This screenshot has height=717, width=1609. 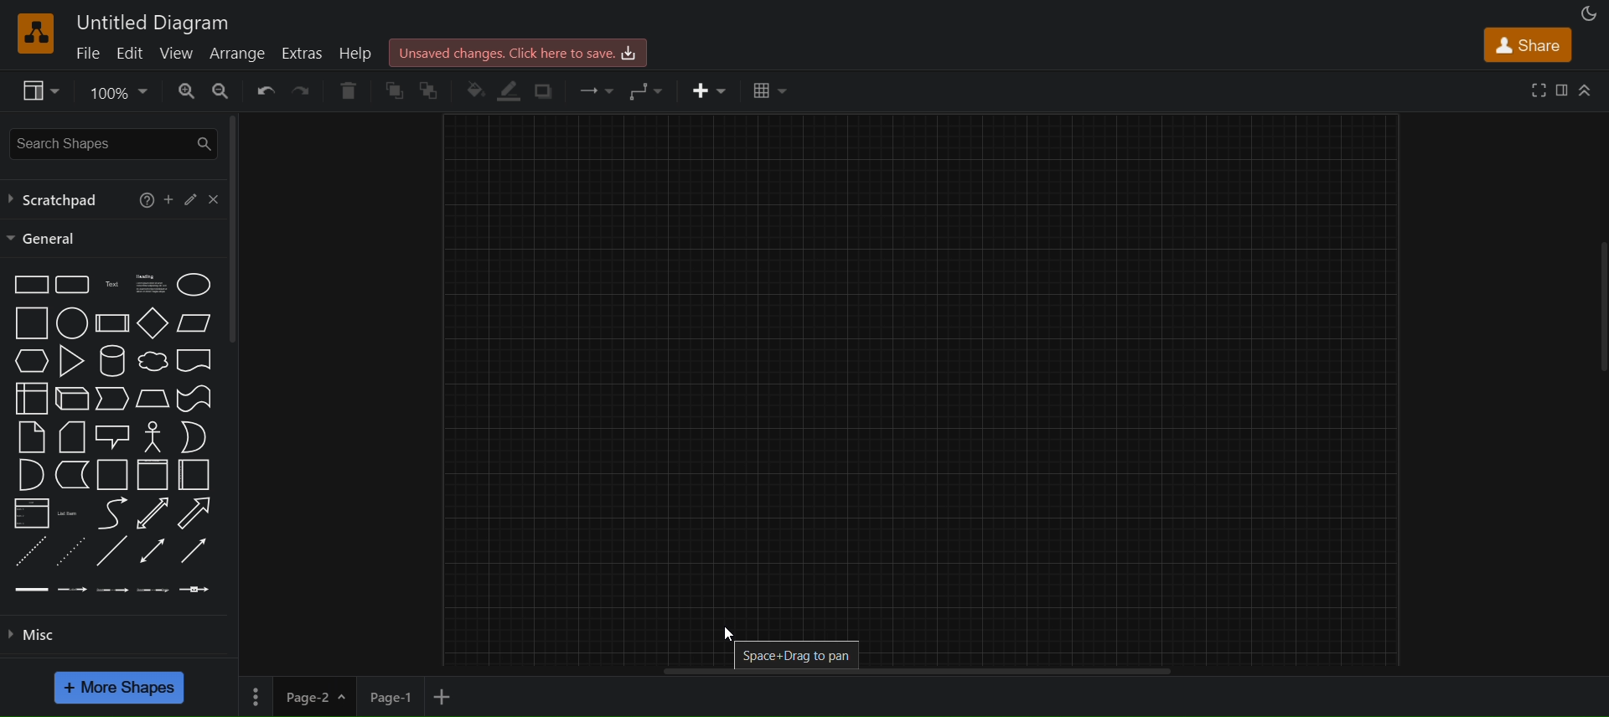 What do you see at coordinates (732, 633) in the screenshot?
I see `cursor` at bounding box center [732, 633].